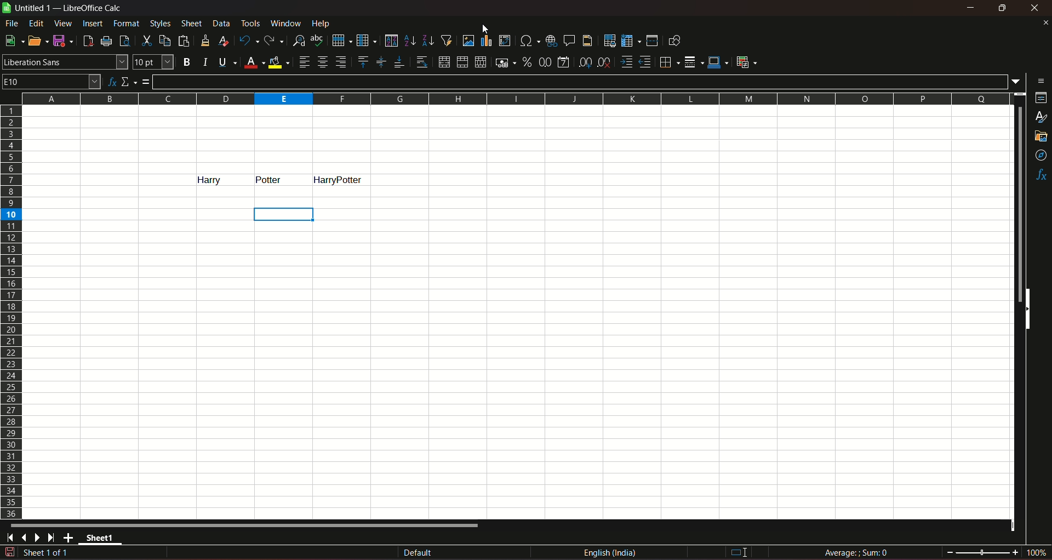 This screenshot has height=560, width=1052. I want to click on insert special character, so click(528, 39).